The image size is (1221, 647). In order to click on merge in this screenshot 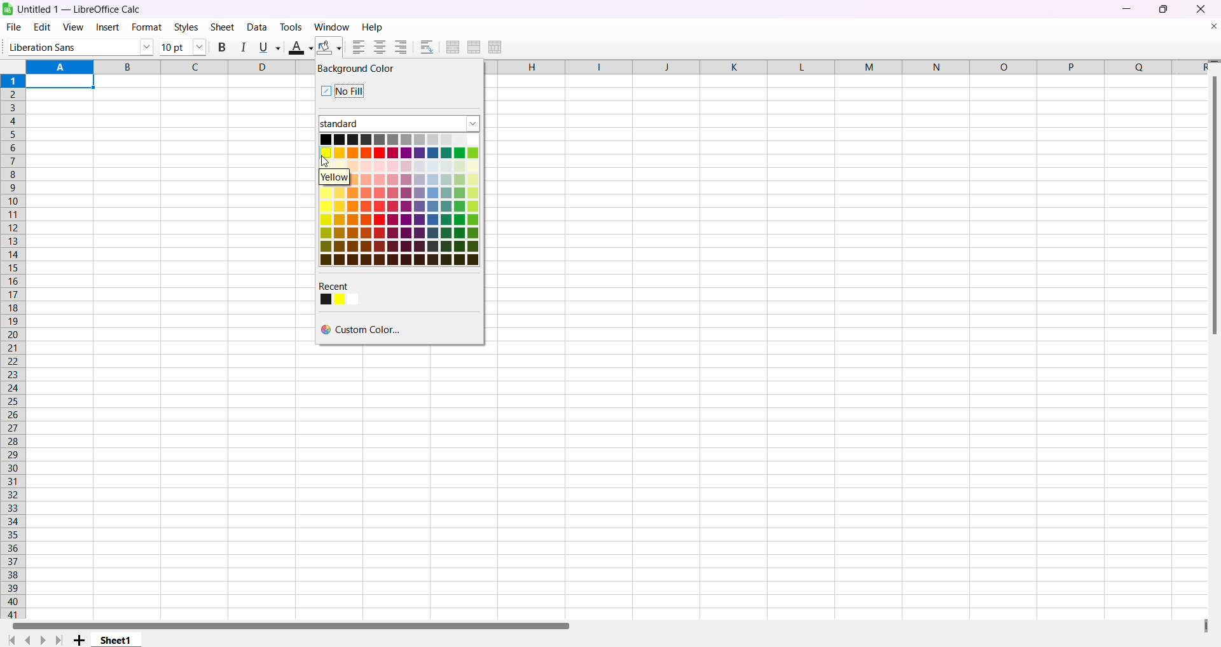, I will do `click(475, 46)`.